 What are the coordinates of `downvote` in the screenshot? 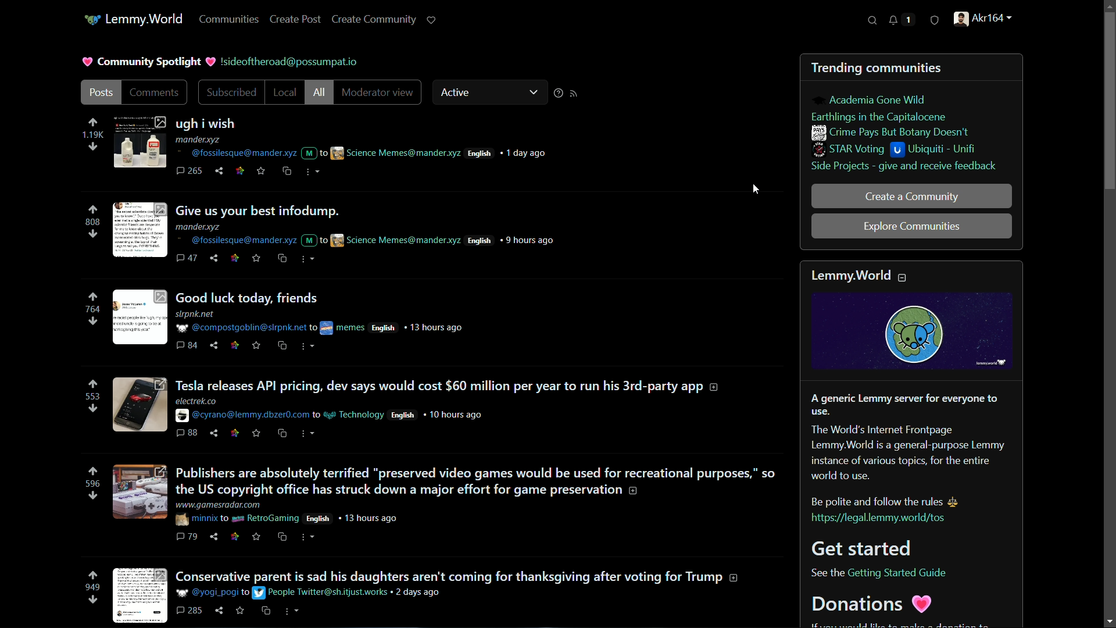 It's located at (92, 600).